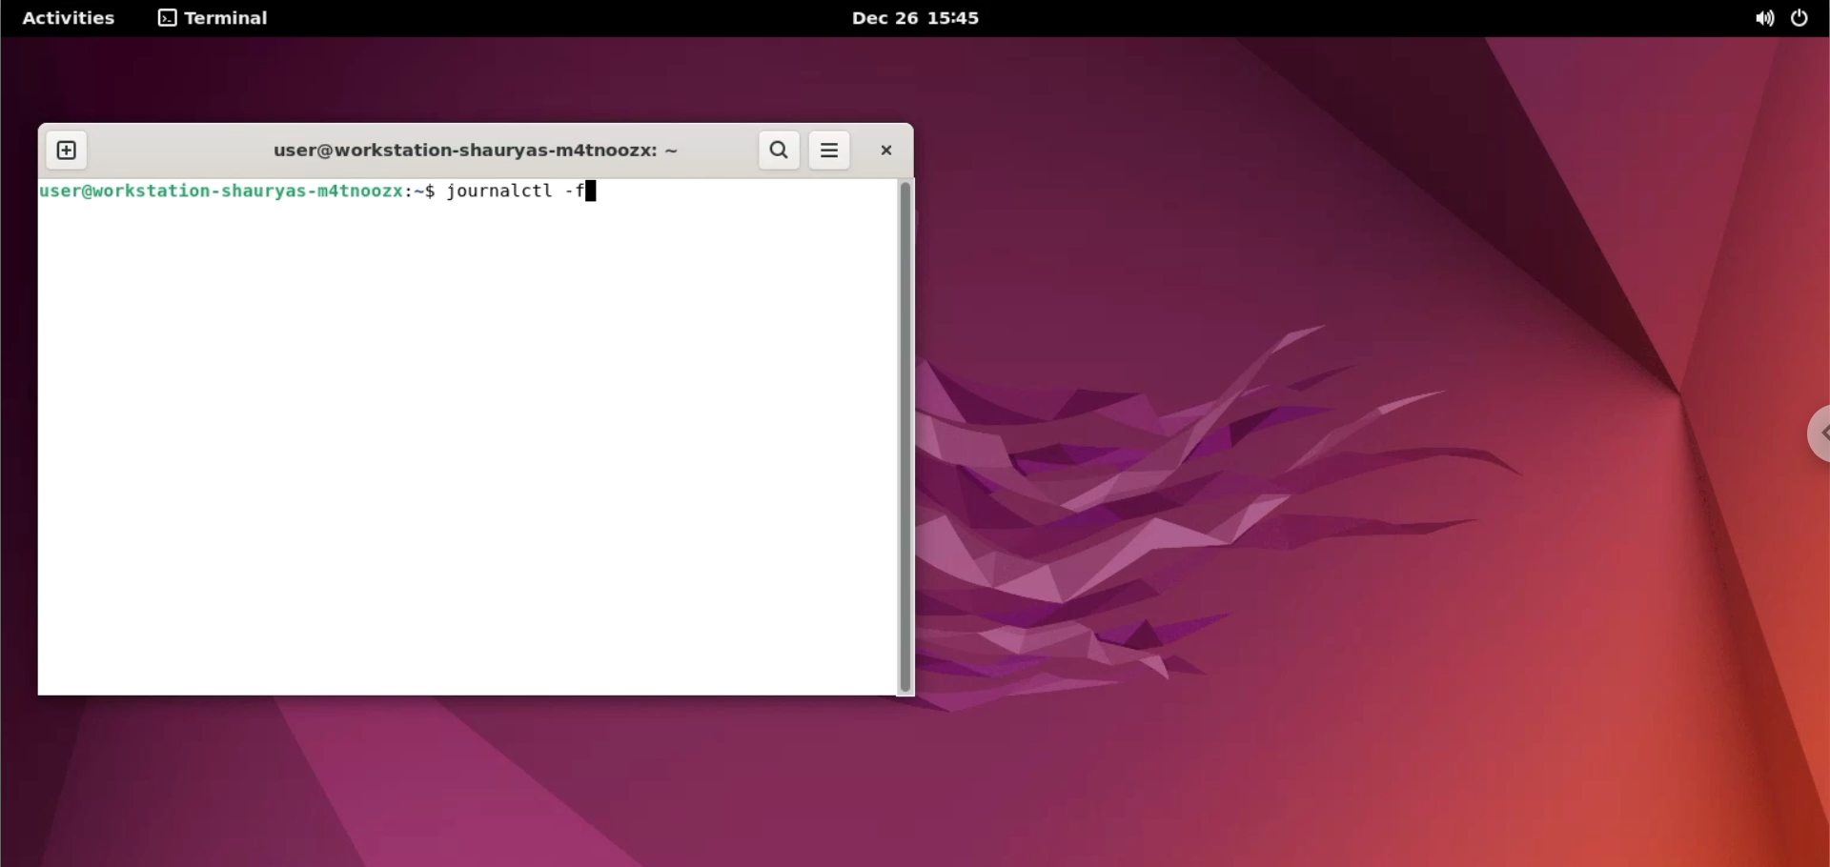  Describe the element at coordinates (72, 19) in the screenshot. I see `Activities` at that location.